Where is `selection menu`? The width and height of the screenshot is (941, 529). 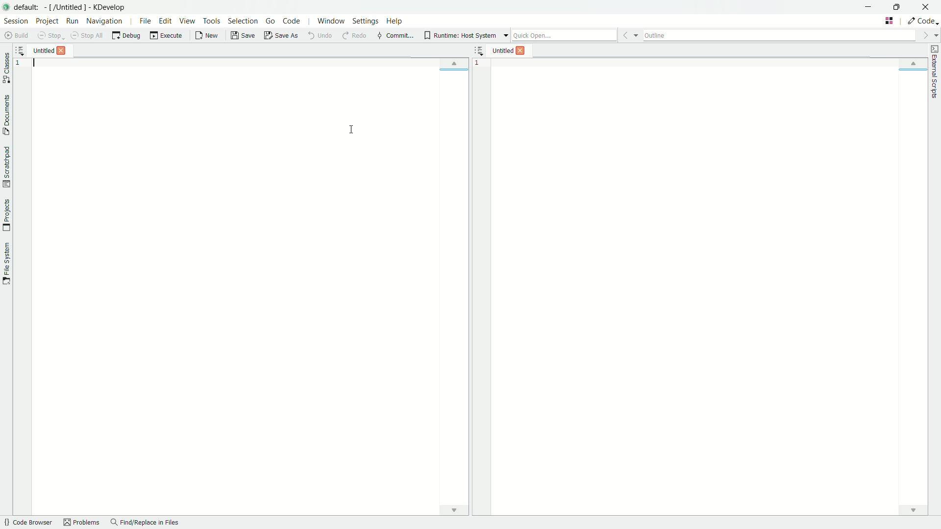 selection menu is located at coordinates (243, 21).